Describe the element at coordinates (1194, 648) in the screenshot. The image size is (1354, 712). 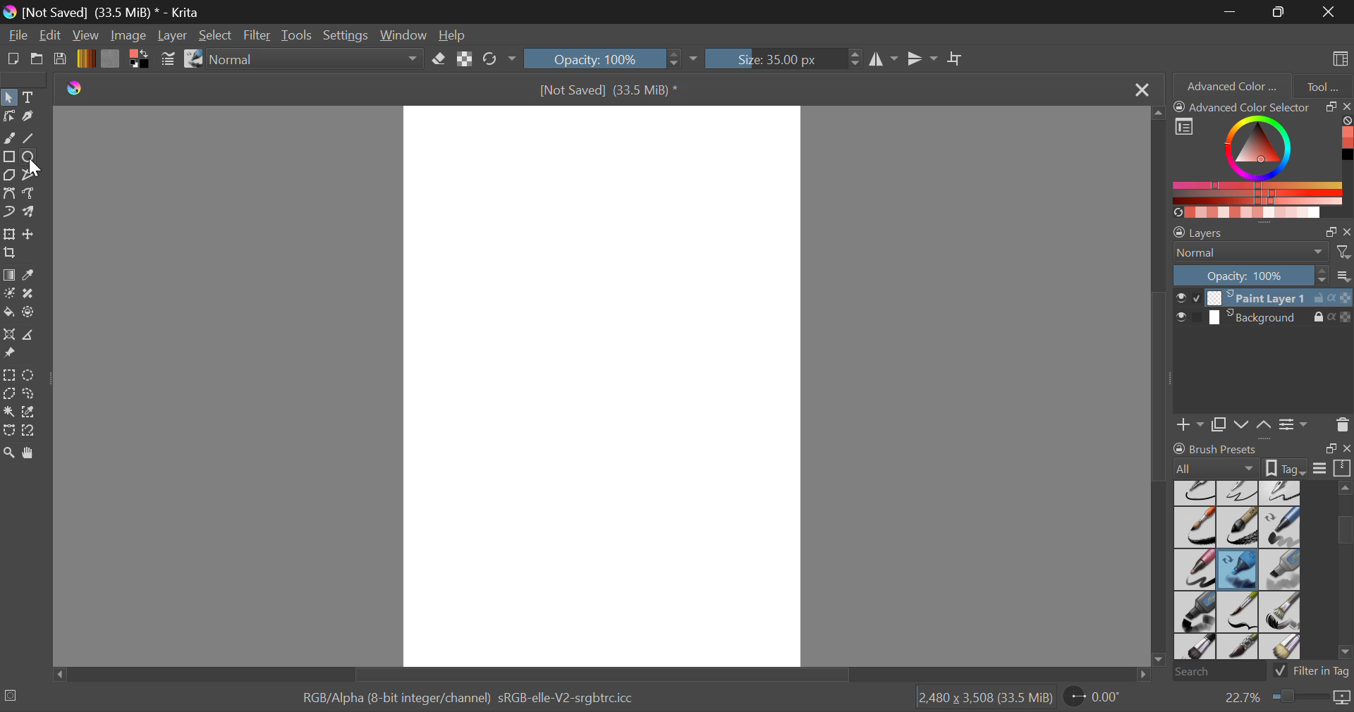
I see `Bristles-3 Large Smooth` at that location.